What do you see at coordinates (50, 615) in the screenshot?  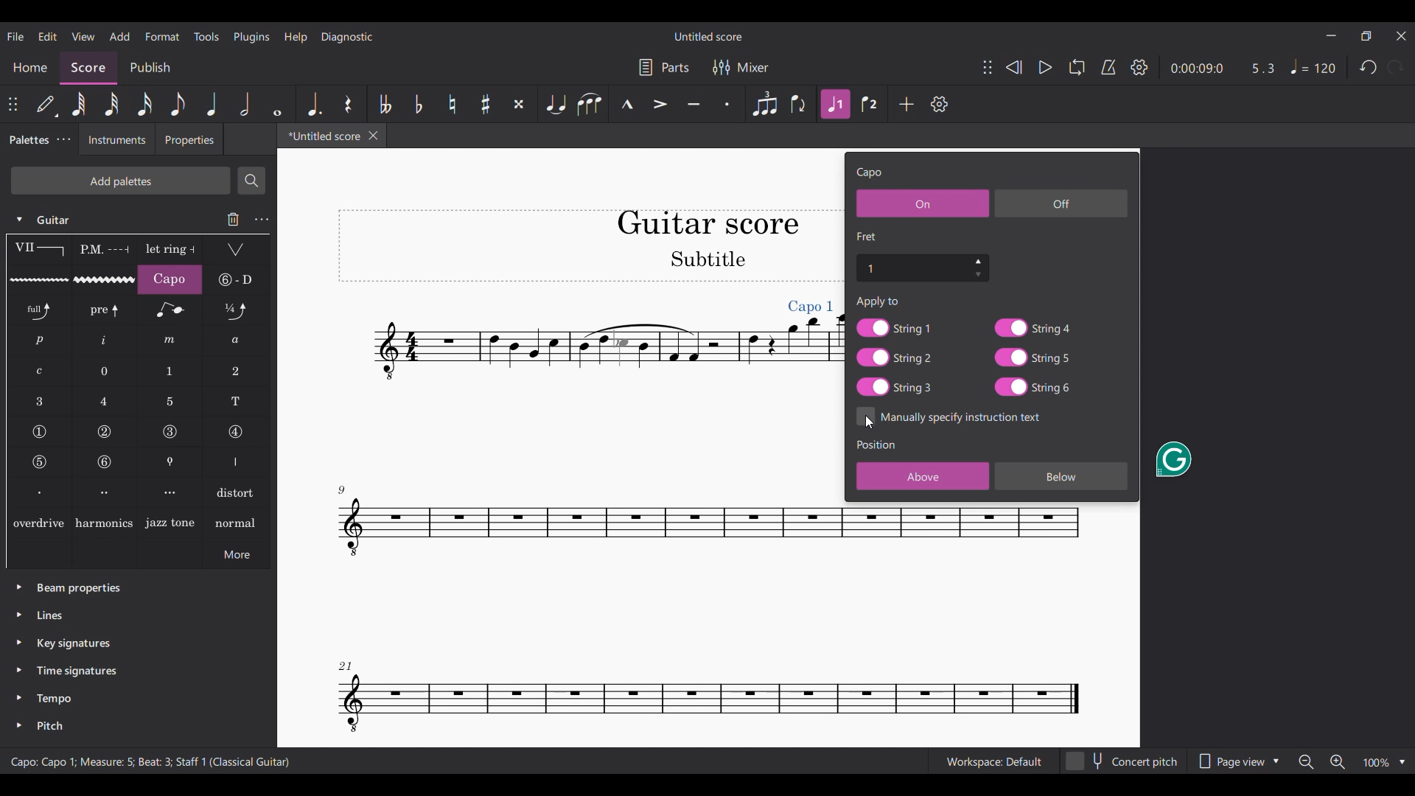 I see `Lines palette` at bounding box center [50, 615].